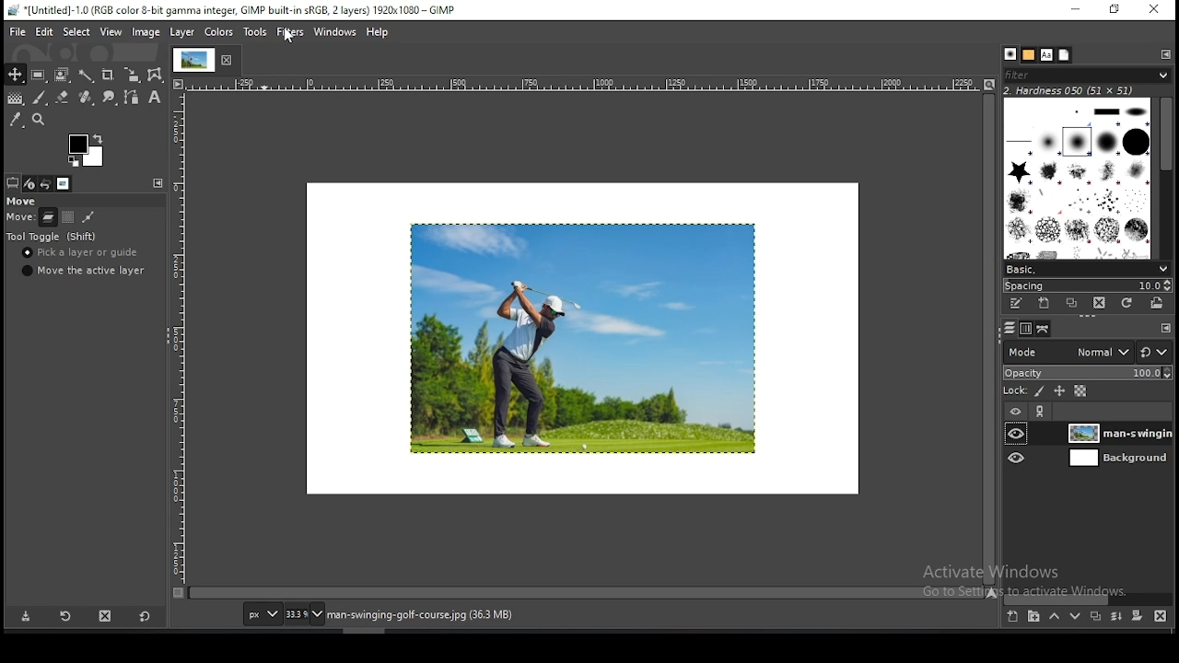 The image size is (1179, 663). Describe the element at coordinates (44, 183) in the screenshot. I see `undo history` at that location.